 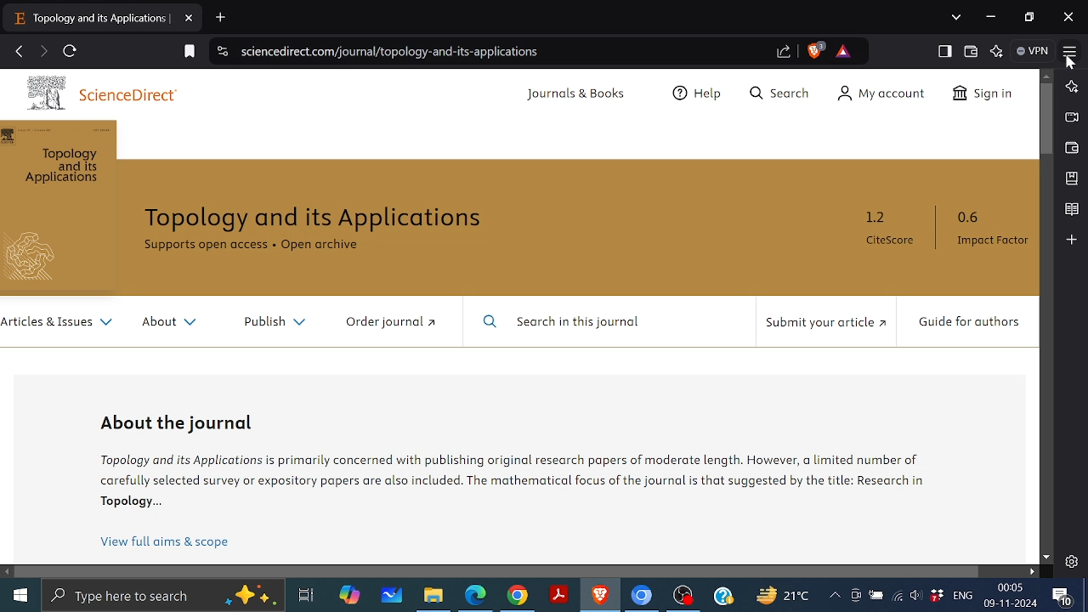 What do you see at coordinates (174, 543) in the screenshot?
I see `View full aims & scope` at bounding box center [174, 543].